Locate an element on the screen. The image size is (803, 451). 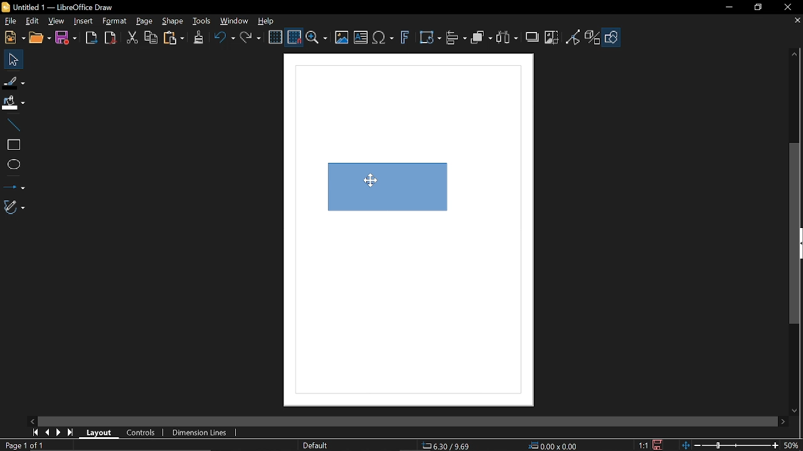
Undo is located at coordinates (223, 39).